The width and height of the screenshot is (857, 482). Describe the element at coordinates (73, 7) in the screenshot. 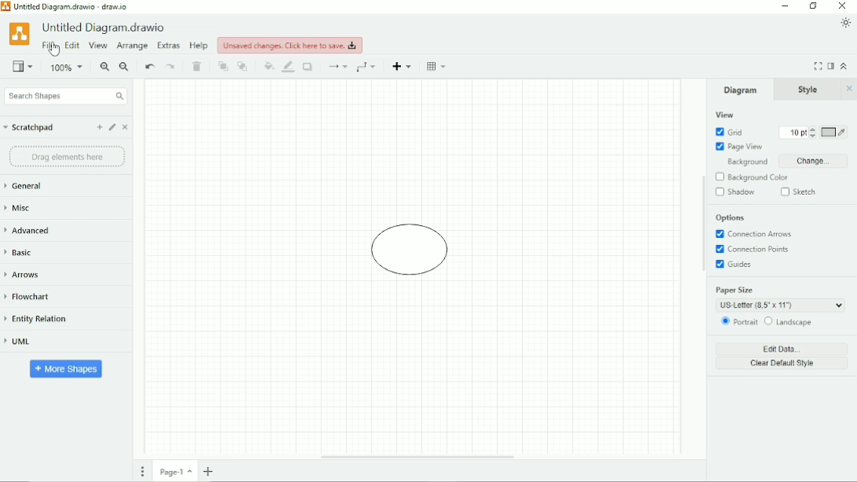

I see `Untitled Diagram.drawio - draw.io` at that location.